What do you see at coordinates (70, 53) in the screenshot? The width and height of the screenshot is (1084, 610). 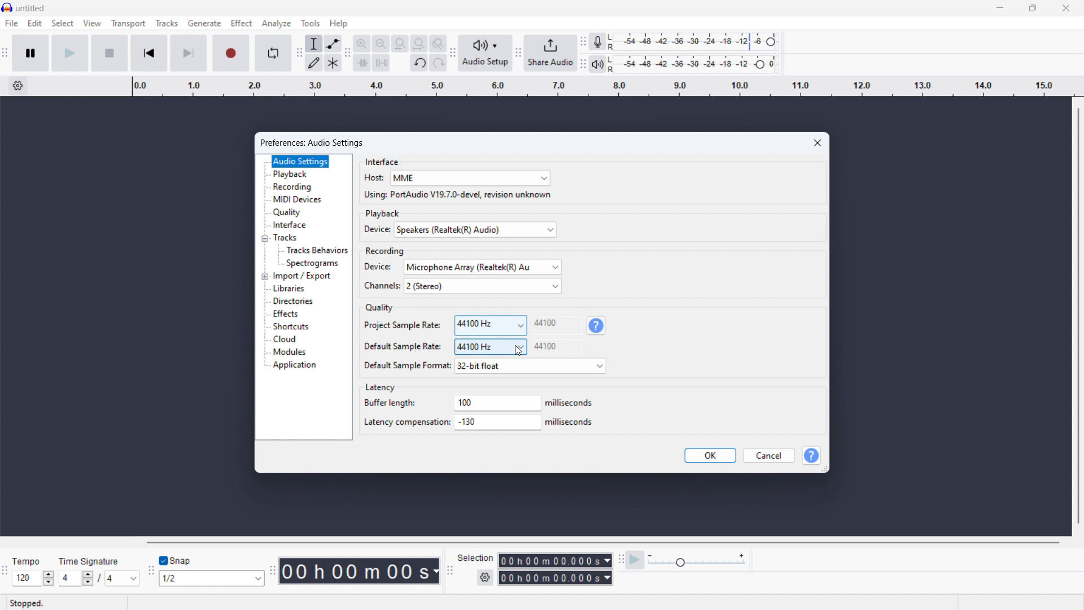 I see `play` at bounding box center [70, 53].